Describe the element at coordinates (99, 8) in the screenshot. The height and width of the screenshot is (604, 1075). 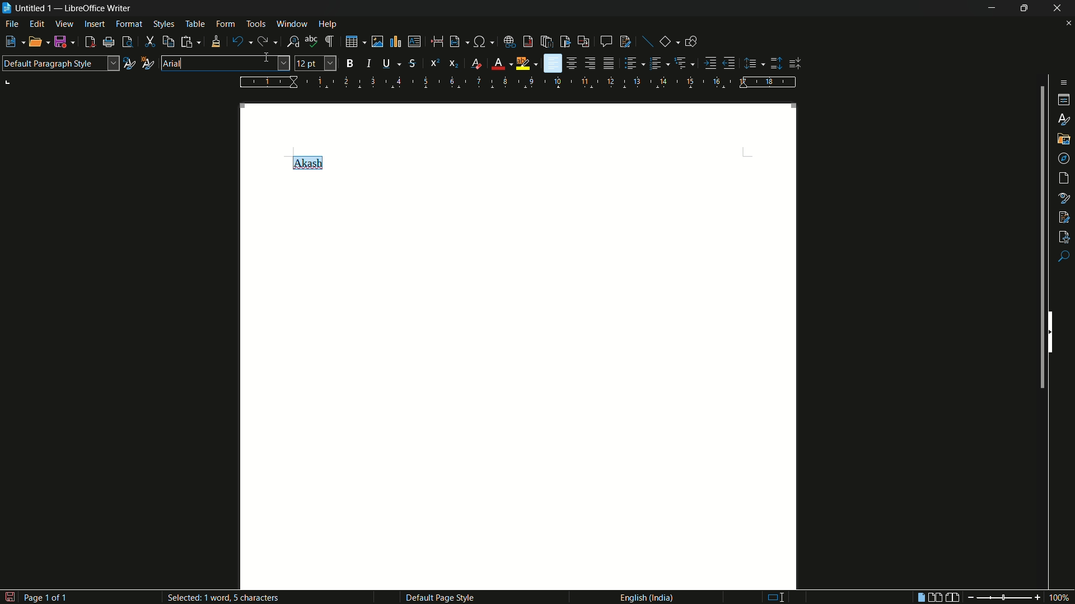
I see `app name` at that location.